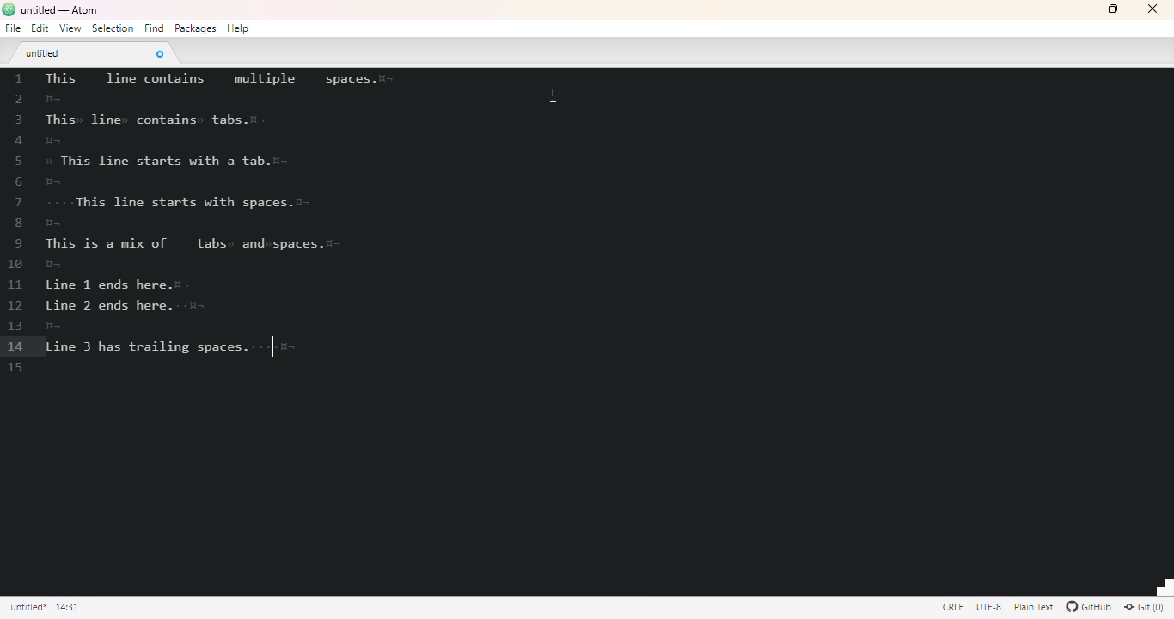  Describe the element at coordinates (13, 28) in the screenshot. I see `file` at that location.